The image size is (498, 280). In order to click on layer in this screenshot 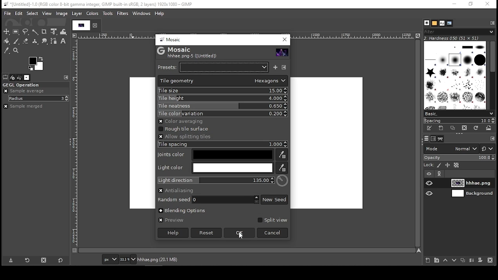, I will do `click(77, 13)`.